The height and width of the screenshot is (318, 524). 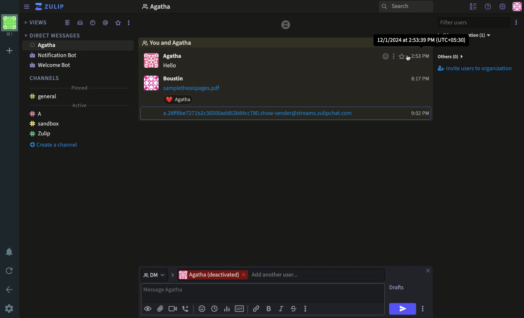 I want to click on File attachment, so click(x=250, y=114).